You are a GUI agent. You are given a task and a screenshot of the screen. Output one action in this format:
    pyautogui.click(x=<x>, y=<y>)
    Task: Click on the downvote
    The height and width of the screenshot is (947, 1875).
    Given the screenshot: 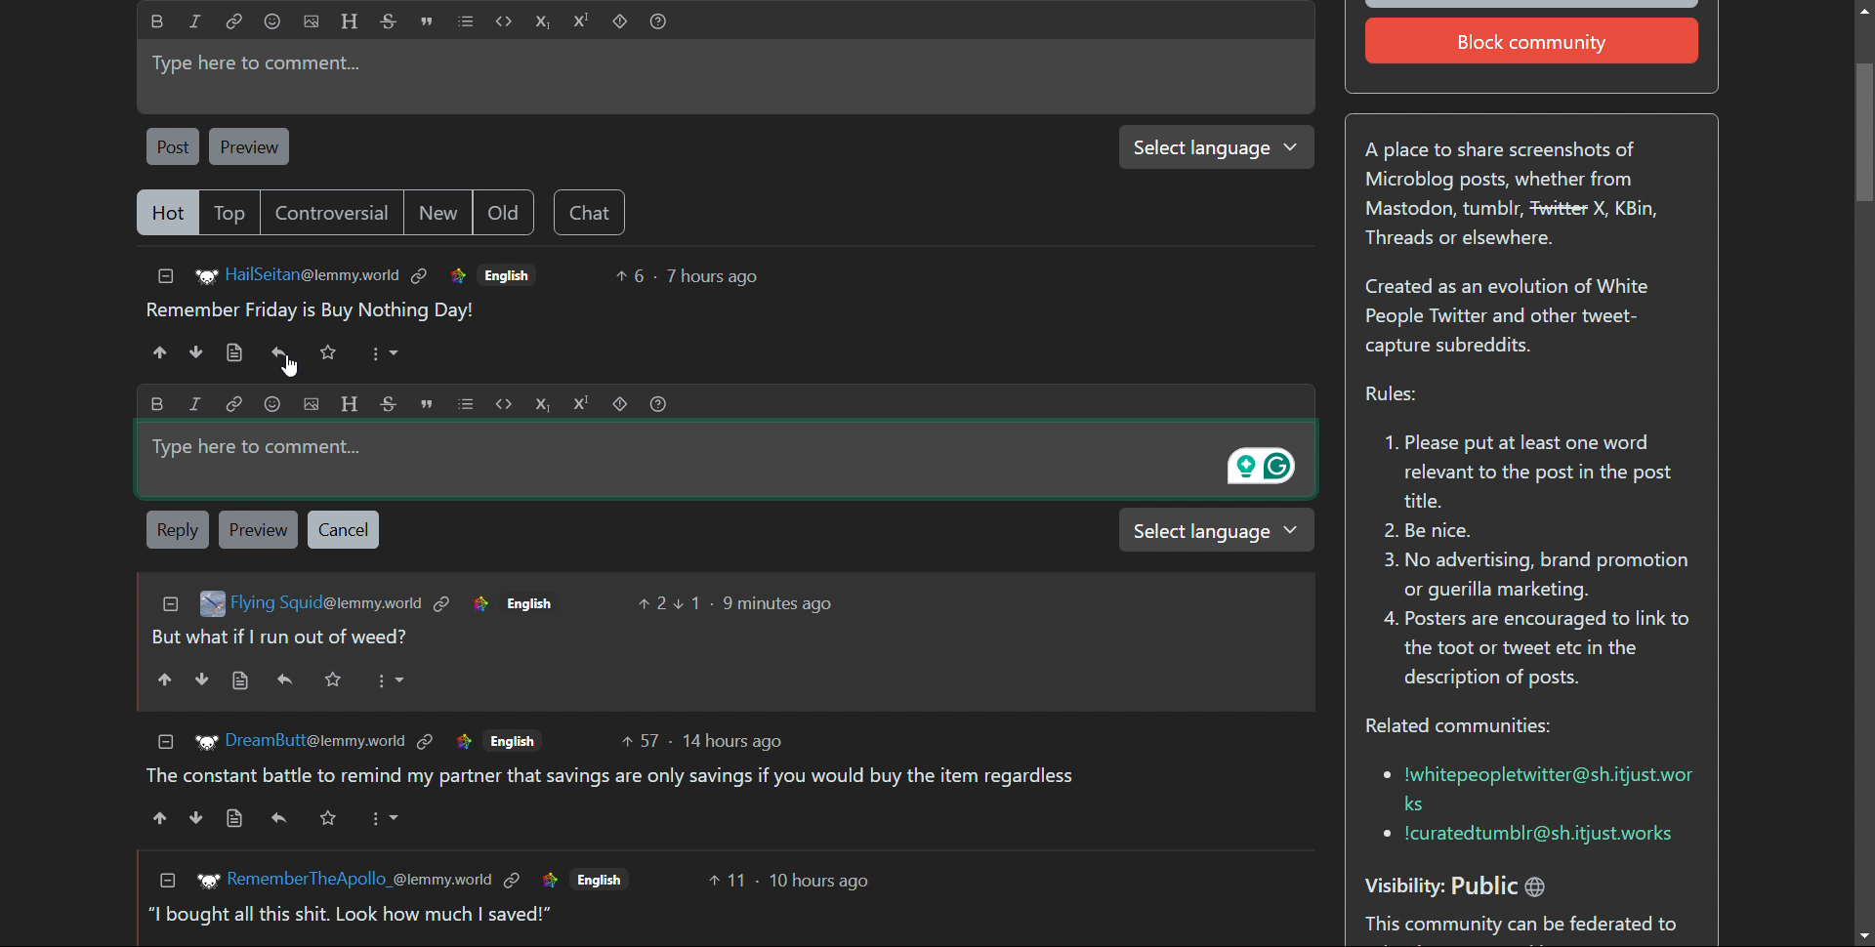 What is the action you would take?
    pyautogui.click(x=187, y=820)
    